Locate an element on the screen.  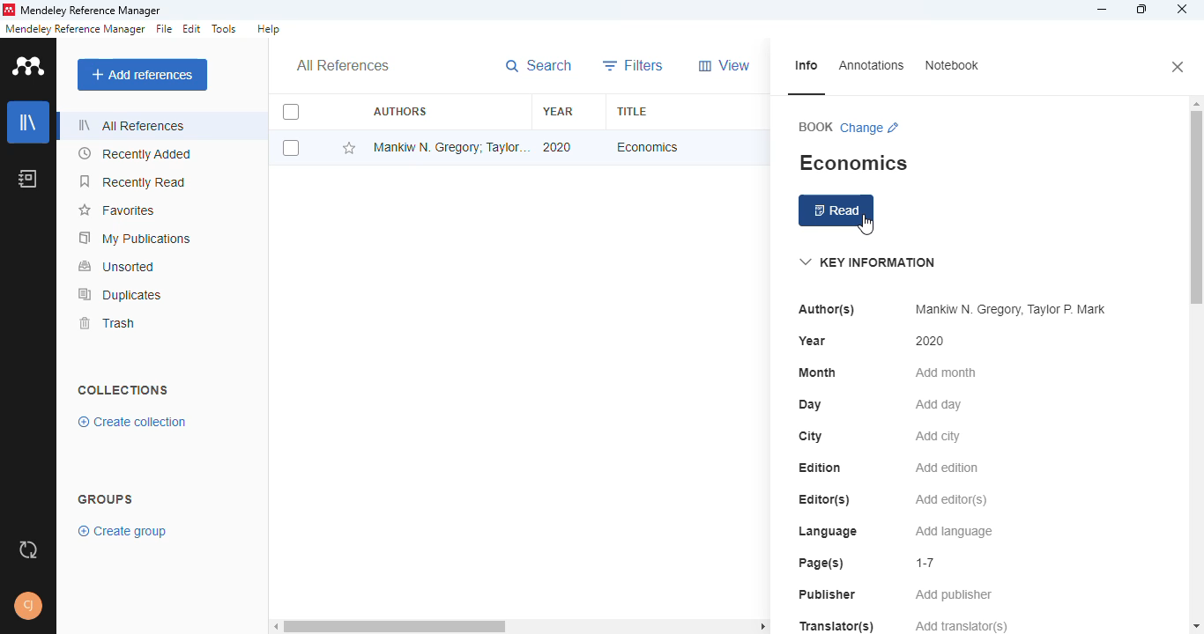
create collection is located at coordinates (131, 424).